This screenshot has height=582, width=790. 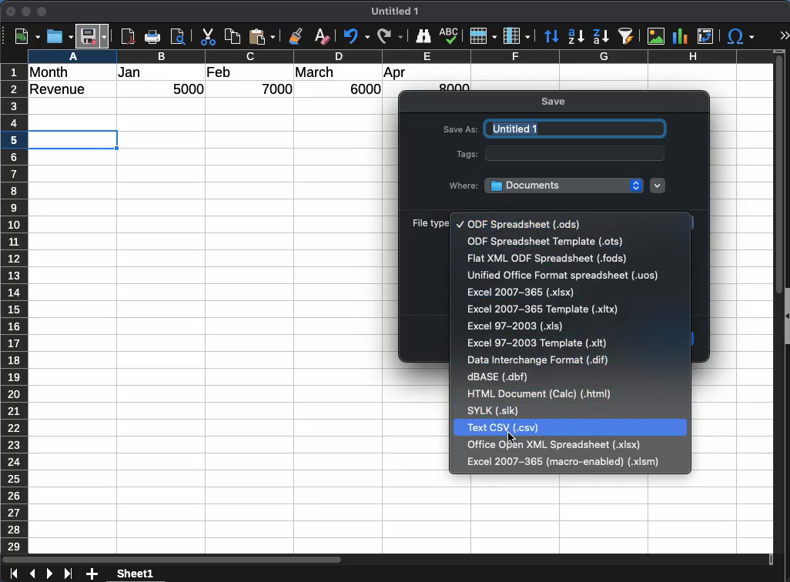 I want to click on Save, so click(x=95, y=34).